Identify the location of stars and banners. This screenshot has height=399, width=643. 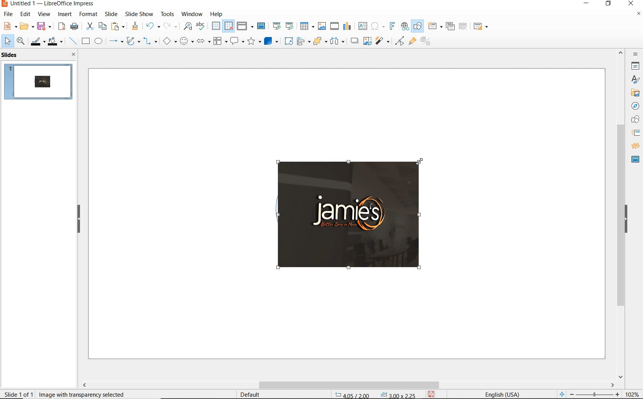
(254, 42).